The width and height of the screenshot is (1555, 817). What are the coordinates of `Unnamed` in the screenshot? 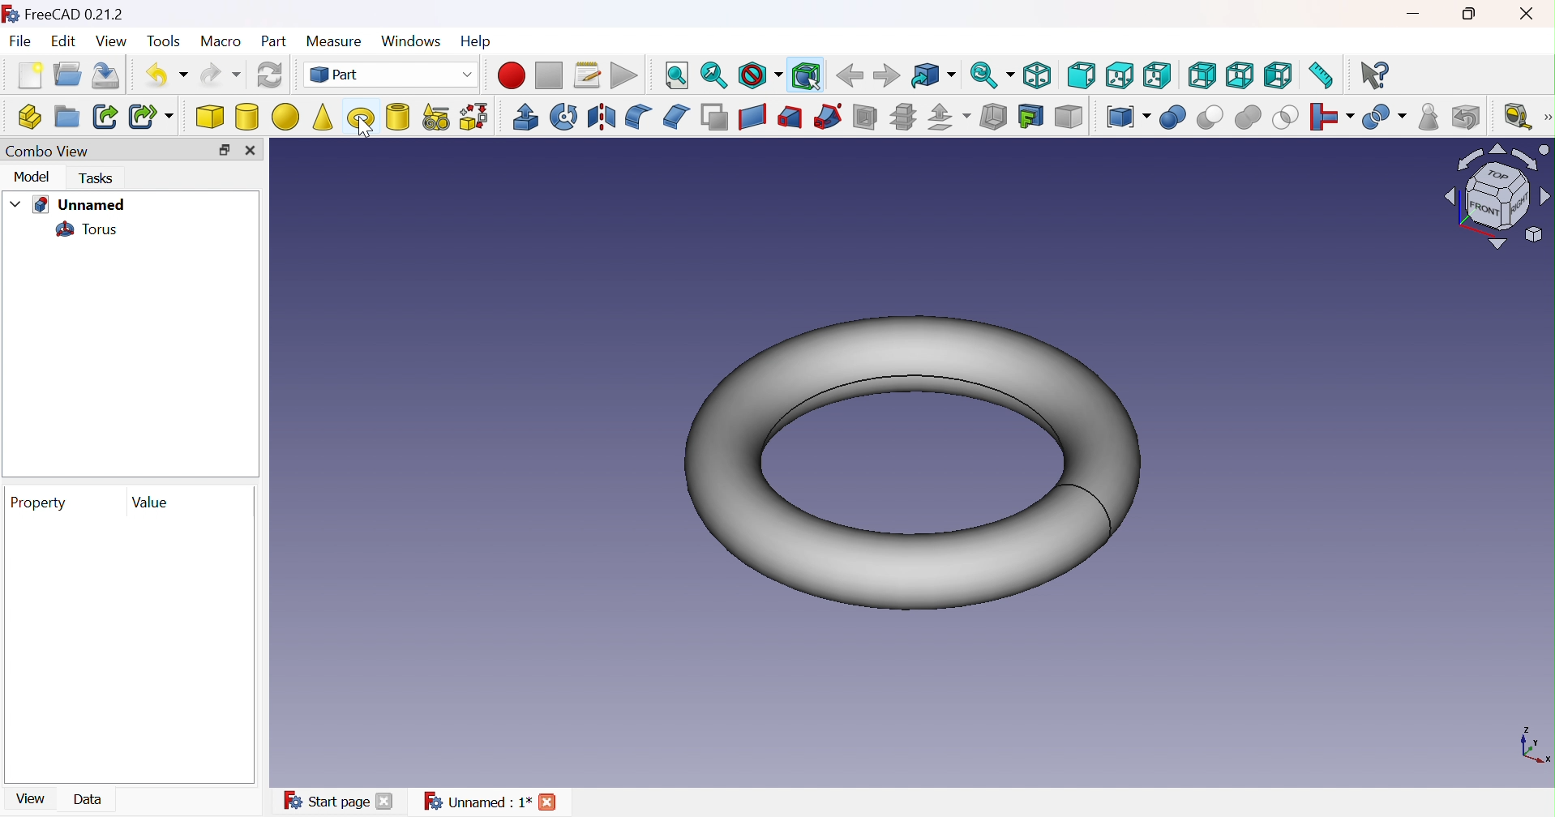 It's located at (79, 203).